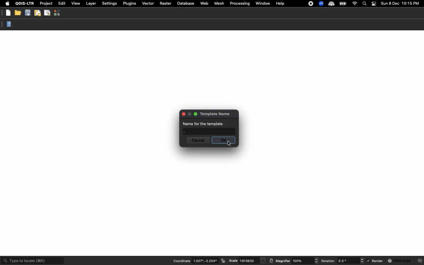 Image resolution: width=424 pixels, height=265 pixels. What do you see at coordinates (217, 114) in the screenshot?
I see `Template name` at bounding box center [217, 114].